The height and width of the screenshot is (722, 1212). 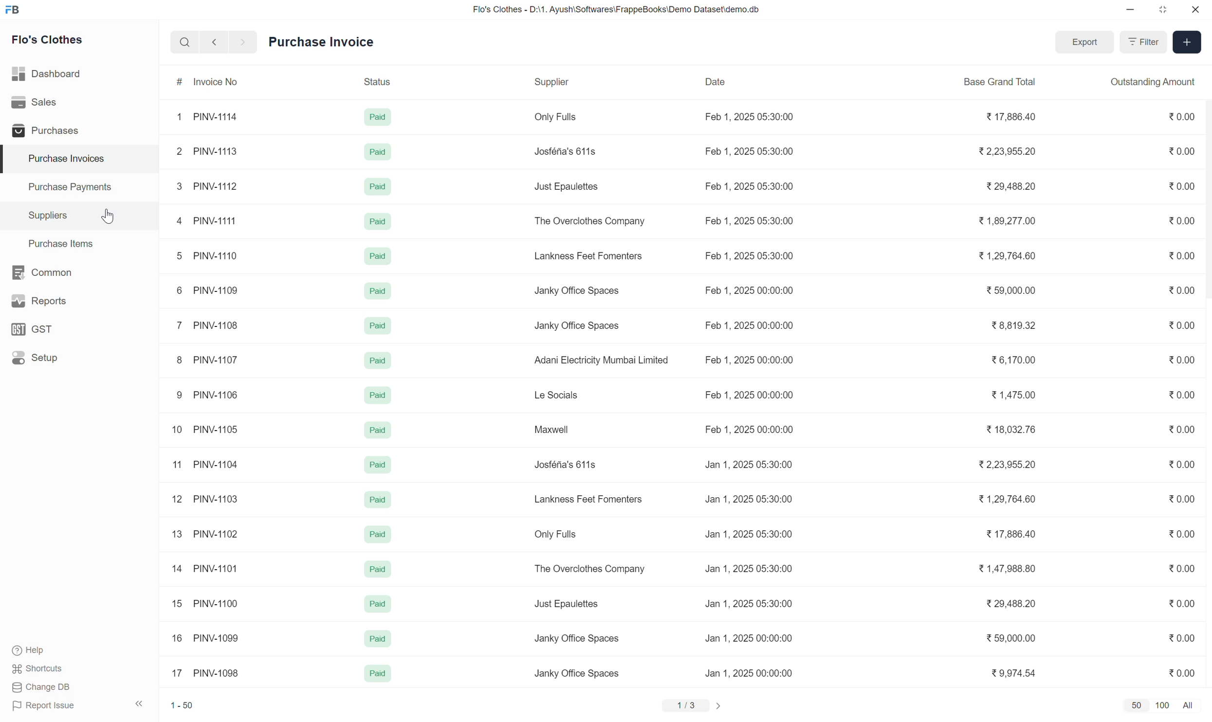 What do you see at coordinates (1182, 290) in the screenshot?
I see `0.00` at bounding box center [1182, 290].